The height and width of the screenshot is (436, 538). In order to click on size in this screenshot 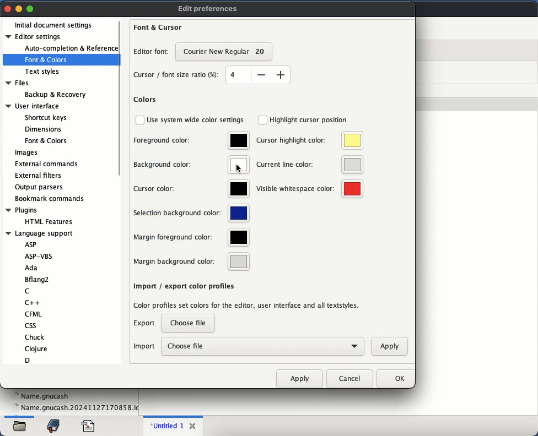, I will do `click(259, 74)`.